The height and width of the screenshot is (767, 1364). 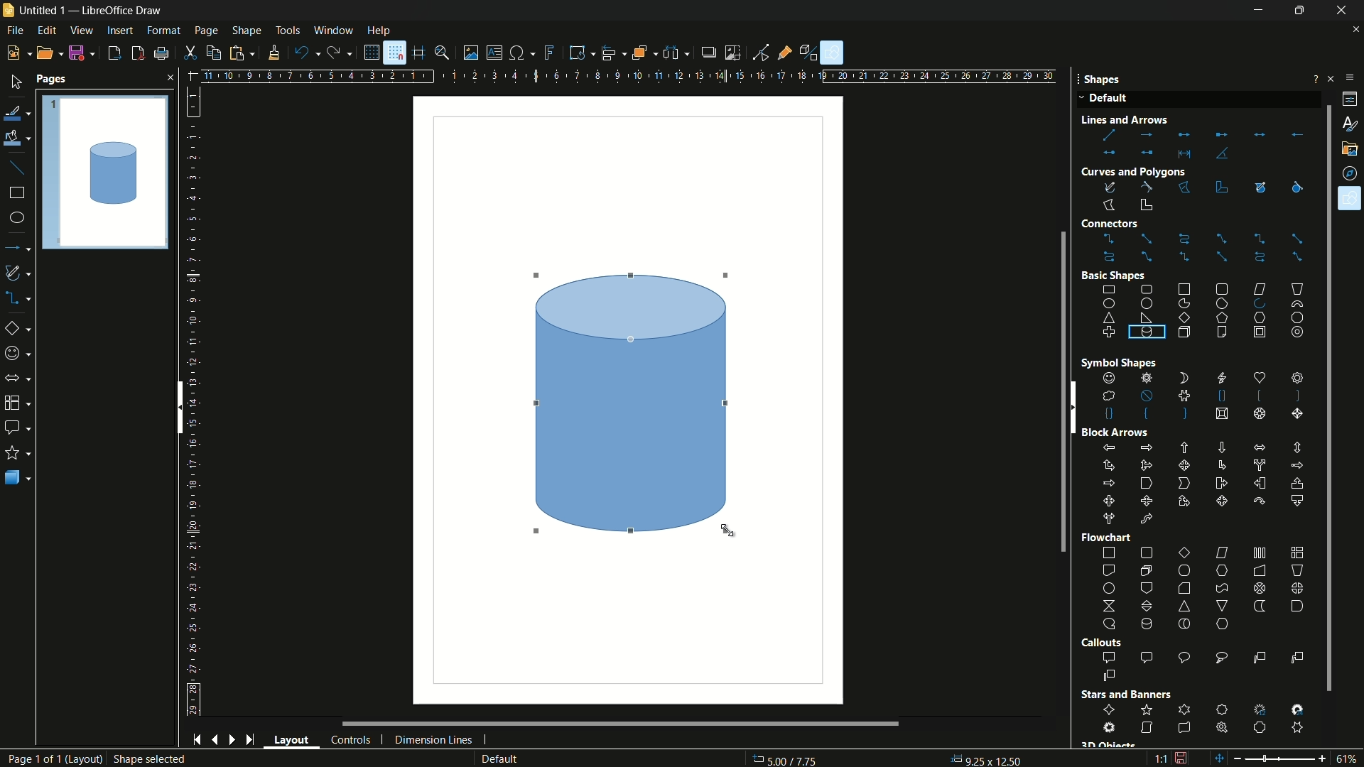 What do you see at coordinates (769, 77) in the screenshot?
I see `width measure scale` at bounding box center [769, 77].